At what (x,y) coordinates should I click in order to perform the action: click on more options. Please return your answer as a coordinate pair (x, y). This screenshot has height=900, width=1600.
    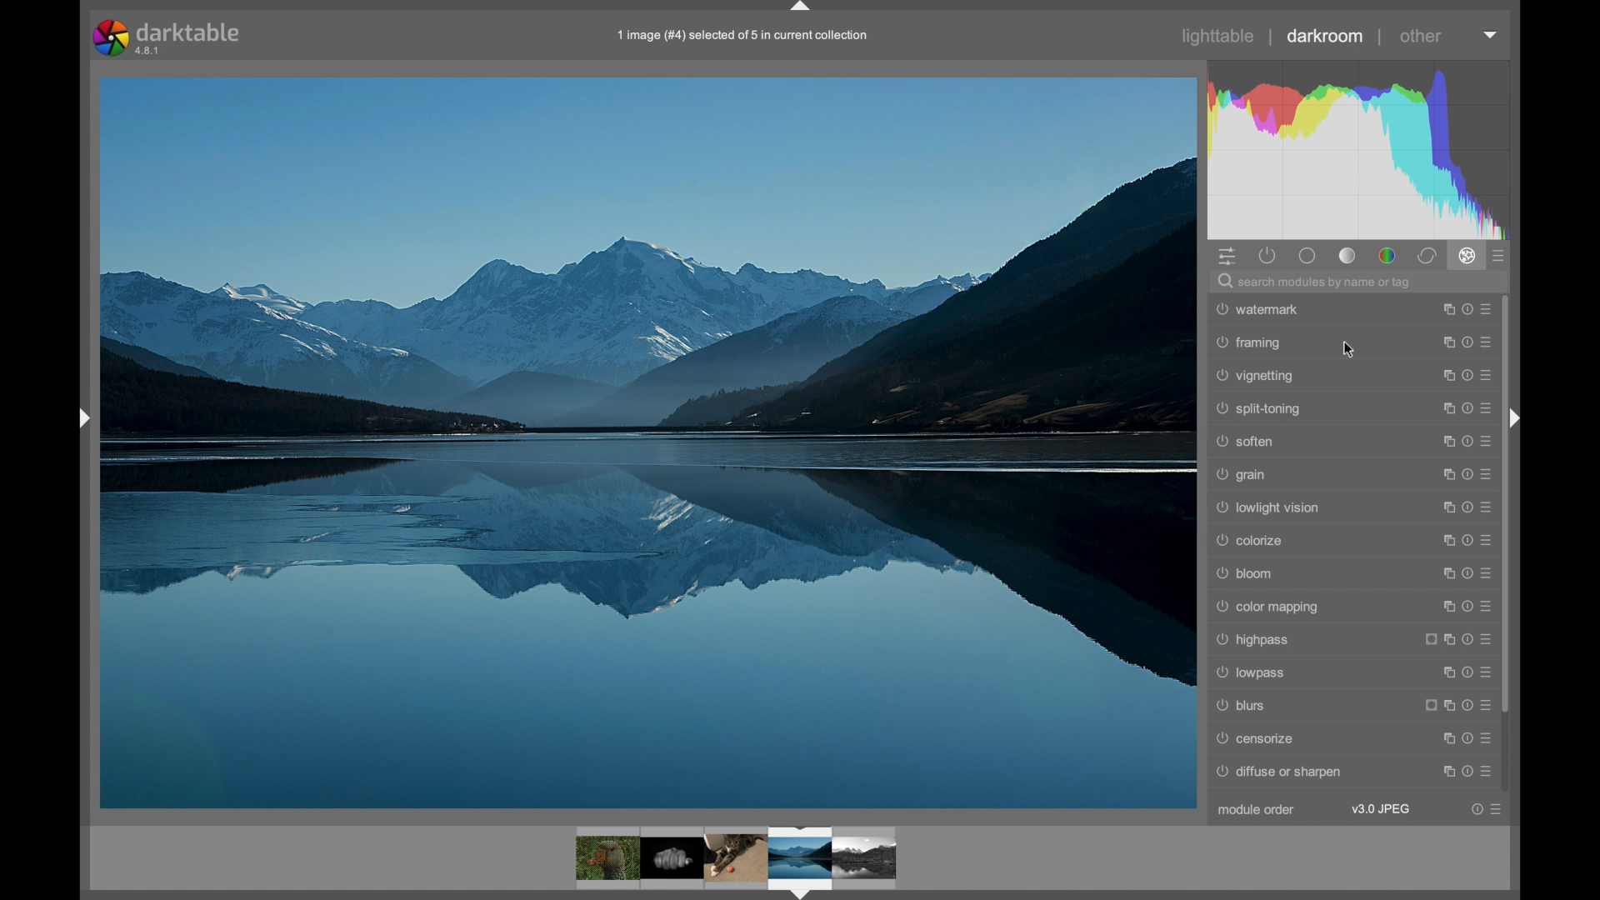
    Looking at the image, I should click on (1468, 672).